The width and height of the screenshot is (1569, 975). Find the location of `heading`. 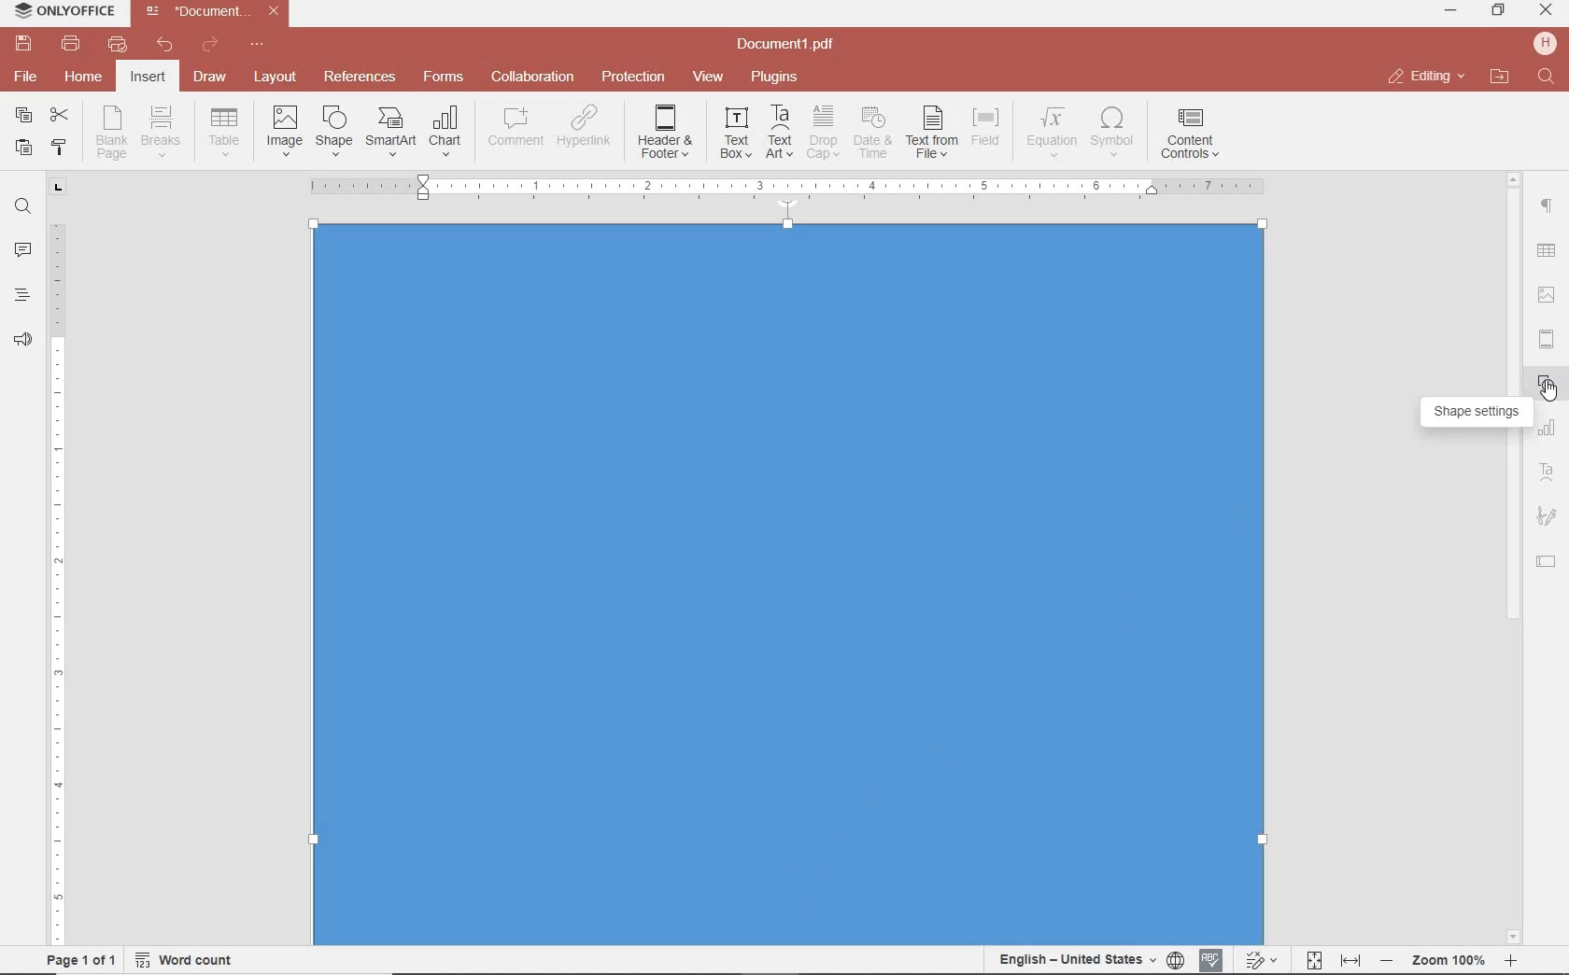

heading is located at coordinates (22, 294).